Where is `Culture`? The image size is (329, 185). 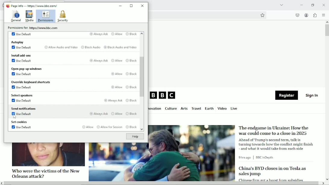
Culture is located at coordinates (171, 109).